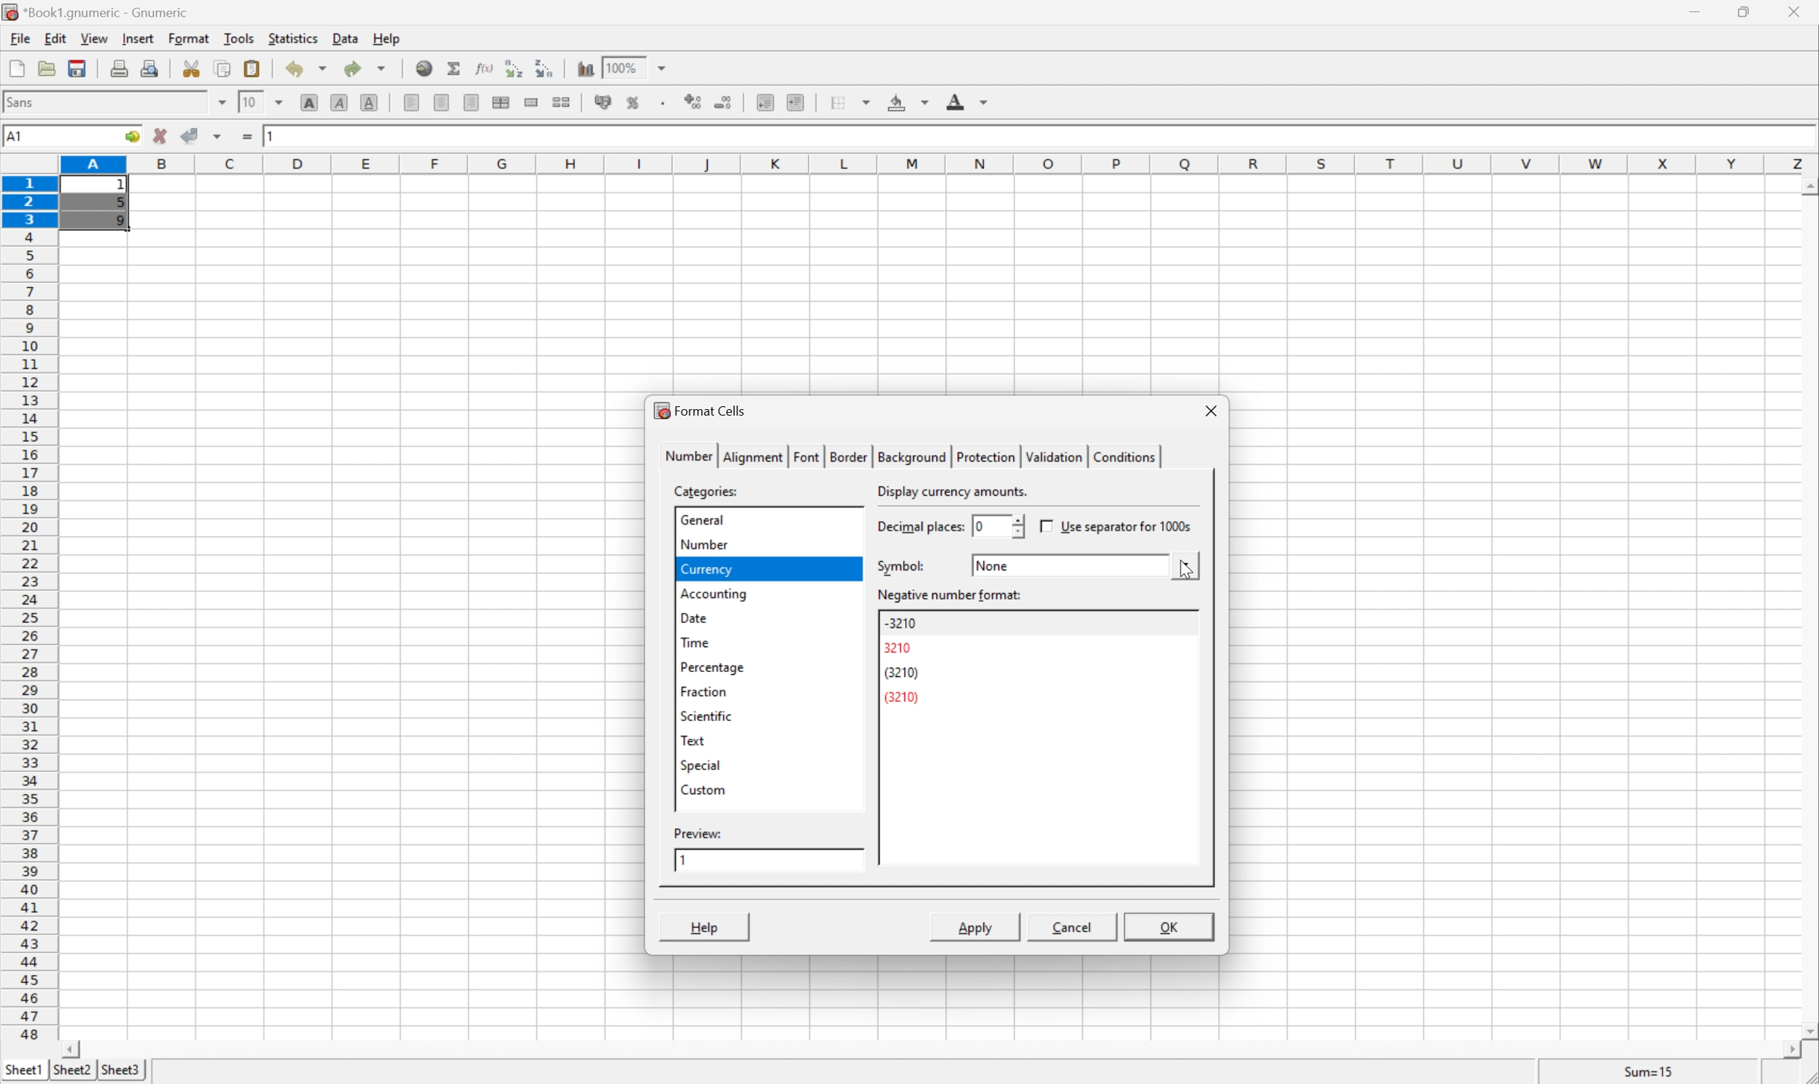  I want to click on 10, so click(249, 101).